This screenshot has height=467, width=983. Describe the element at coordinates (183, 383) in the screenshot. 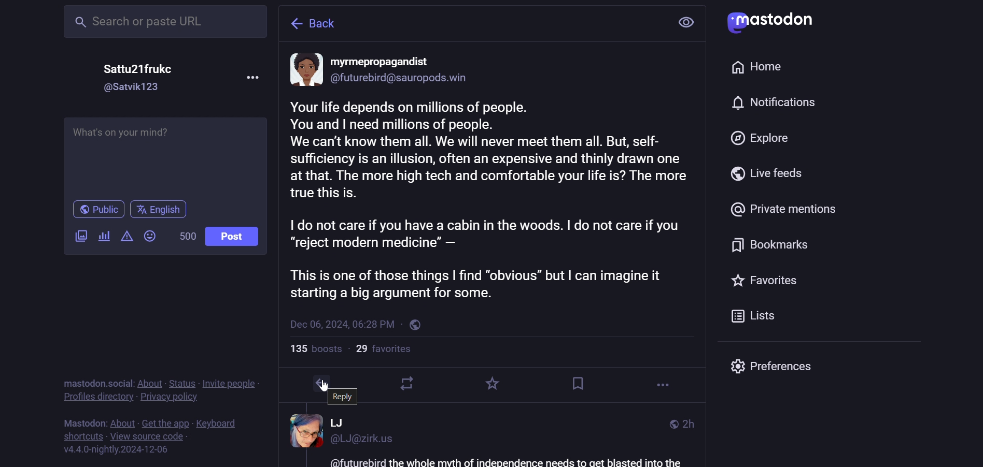

I see `status` at that location.